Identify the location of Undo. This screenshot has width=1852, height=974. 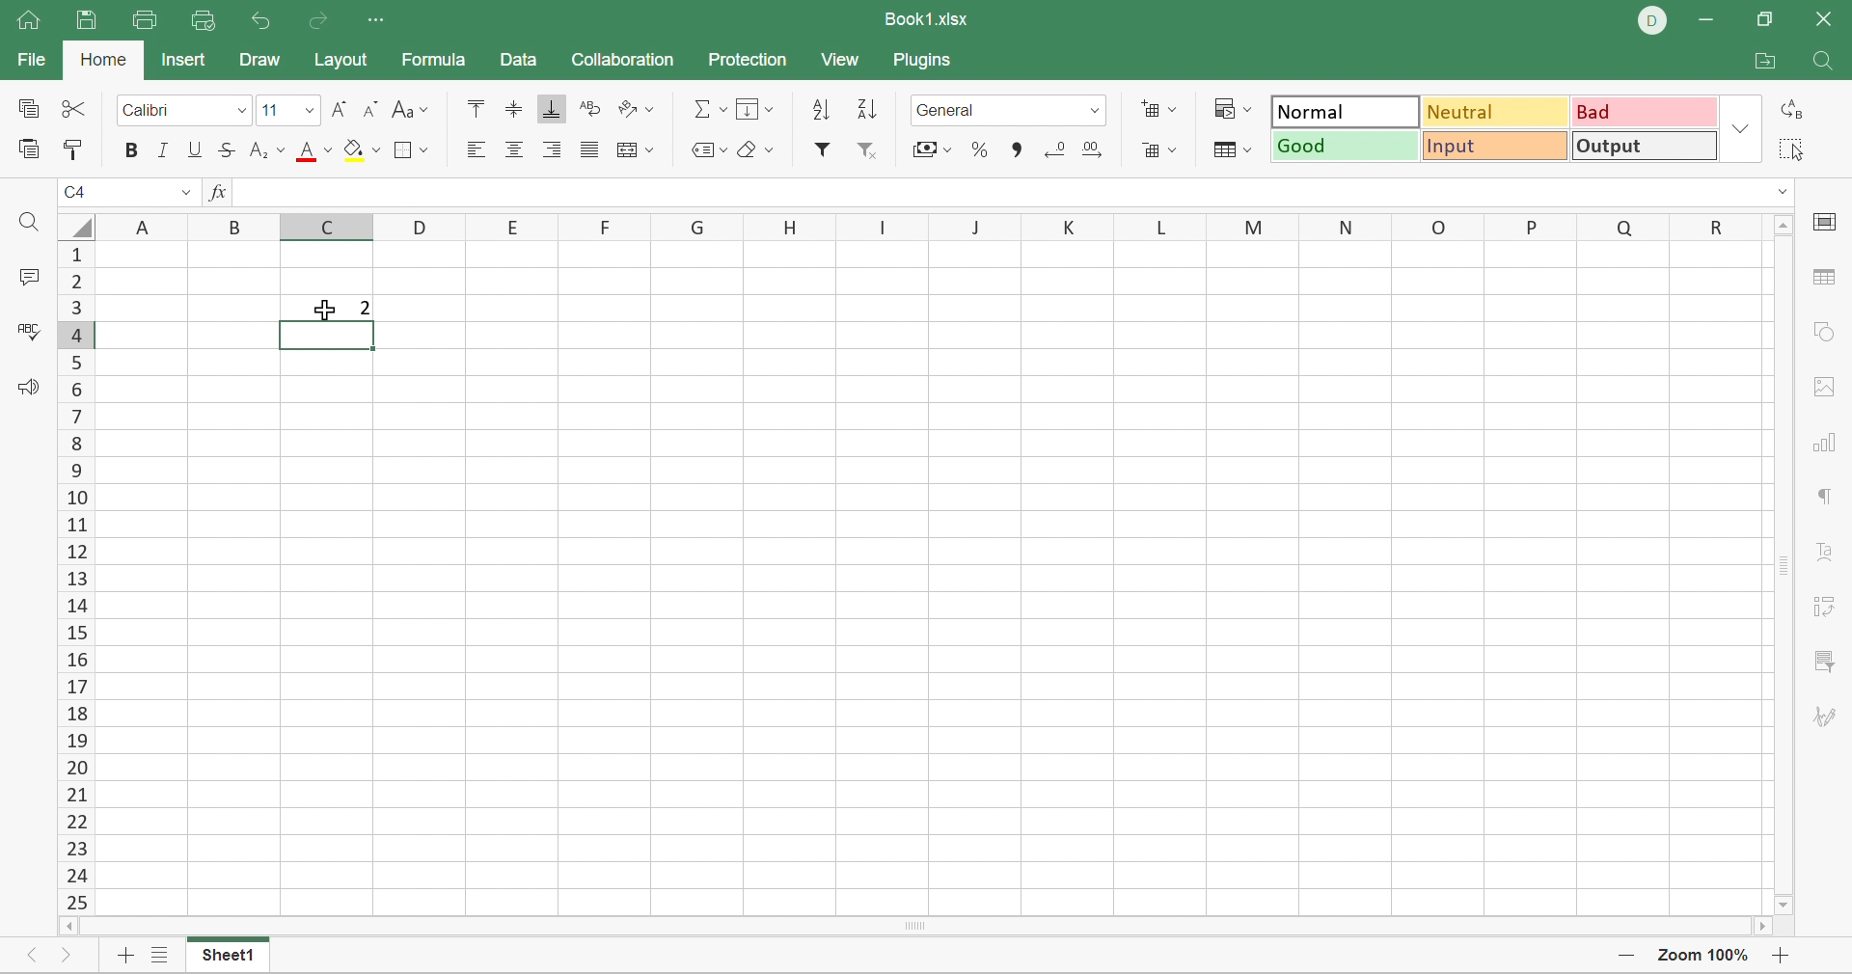
(264, 20).